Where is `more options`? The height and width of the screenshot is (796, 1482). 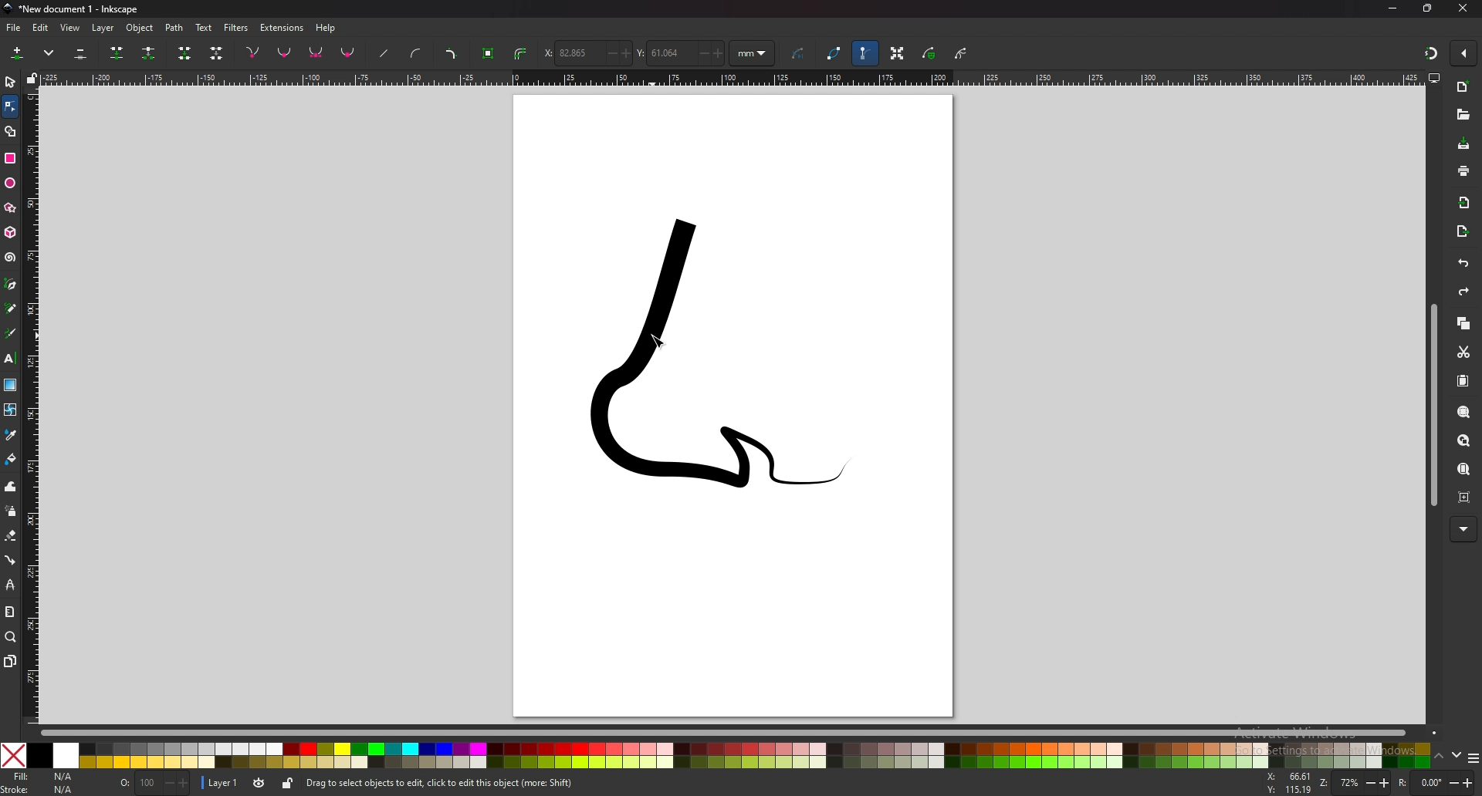
more options is located at coordinates (52, 53).